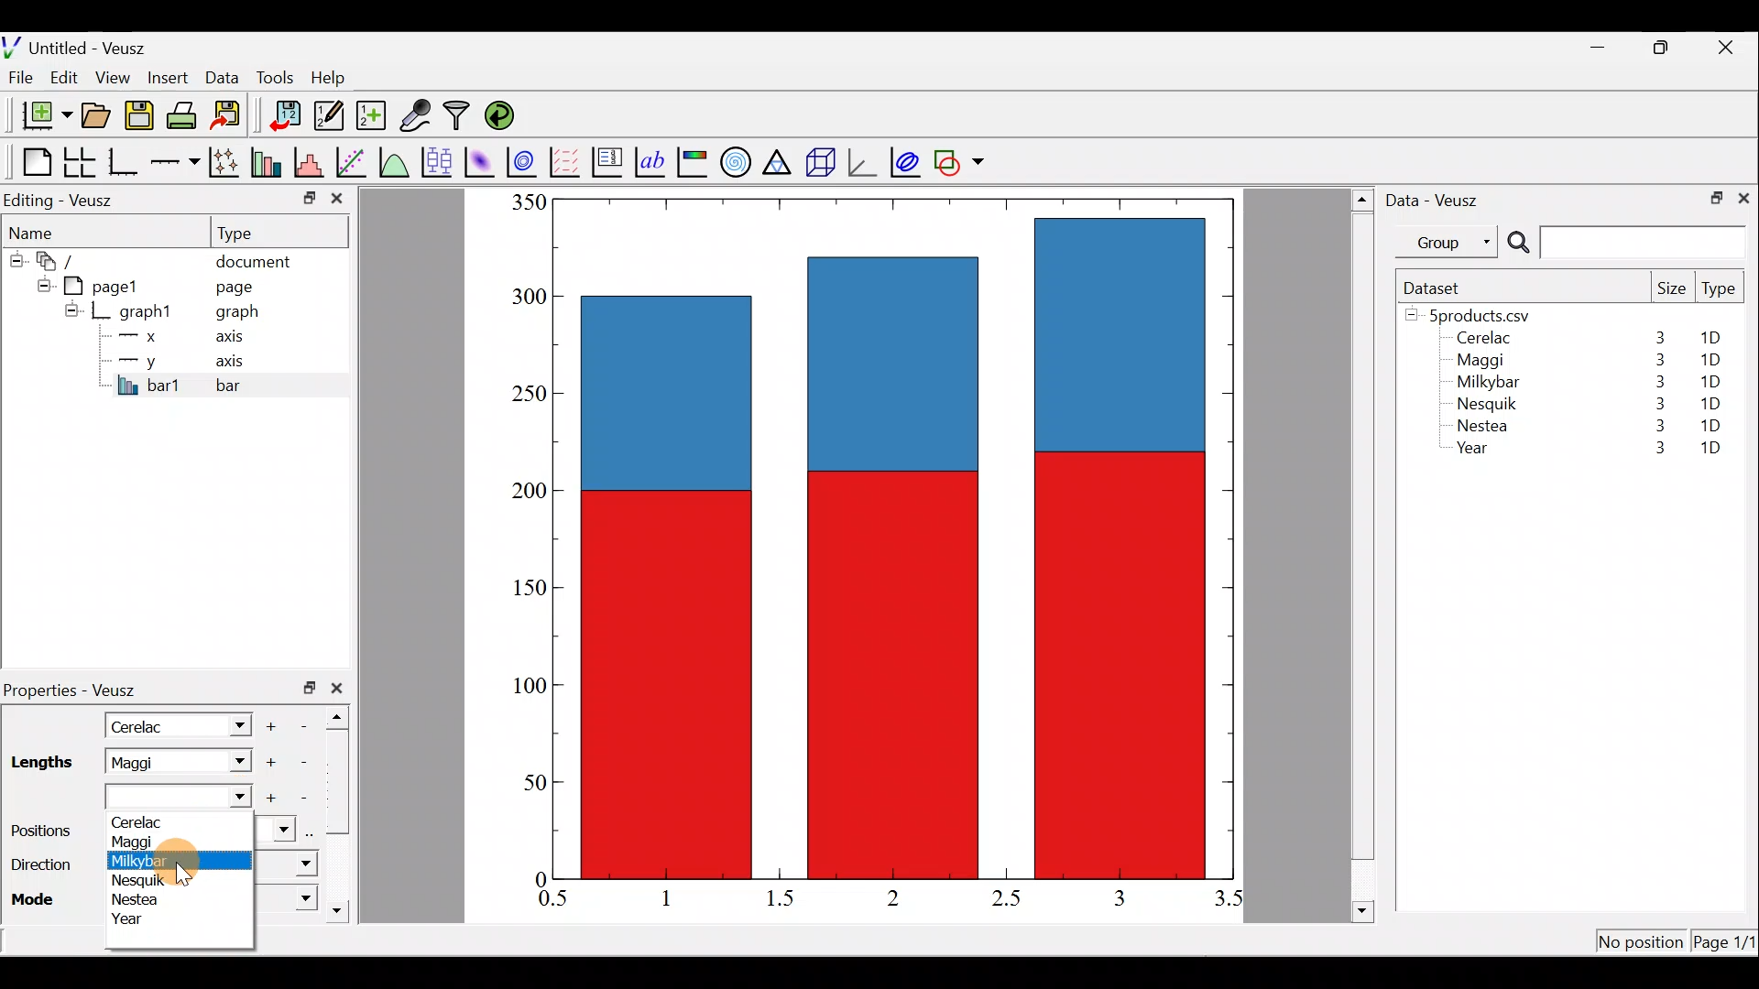 This screenshot has width=1759, height=989. What do you see at coordinates (960, 159) in the screenshot?
I see `Add a shape to the plot.` at bounding box center [960, 159].